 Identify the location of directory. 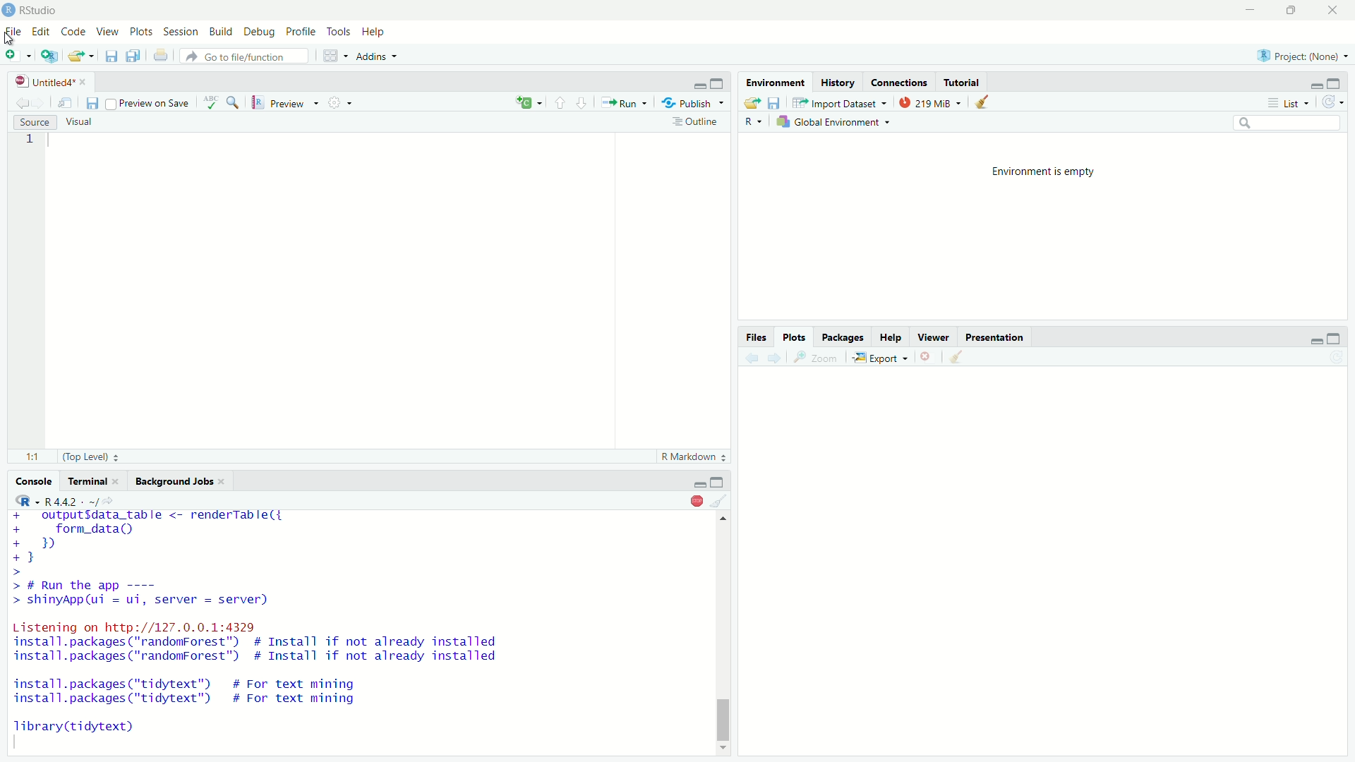
(109, 501).